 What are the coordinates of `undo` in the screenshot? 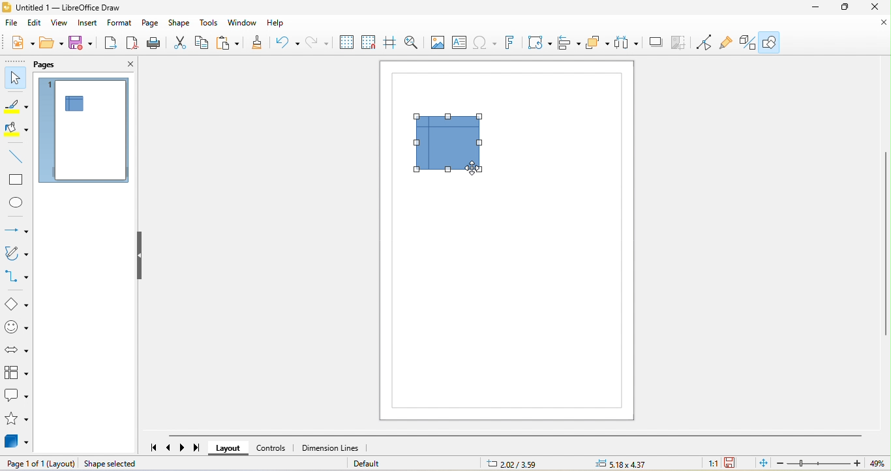 It's located at (288, 43).